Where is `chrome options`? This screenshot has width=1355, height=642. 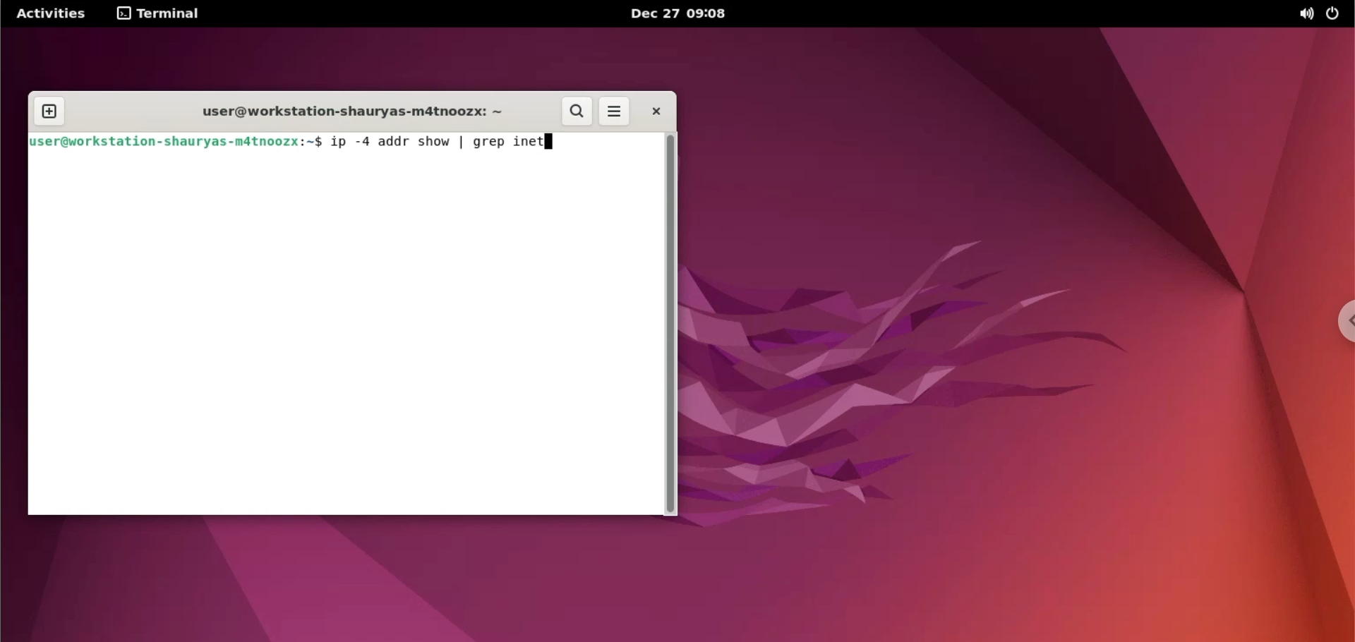 chrome options is located at coordinates (1343, 323).